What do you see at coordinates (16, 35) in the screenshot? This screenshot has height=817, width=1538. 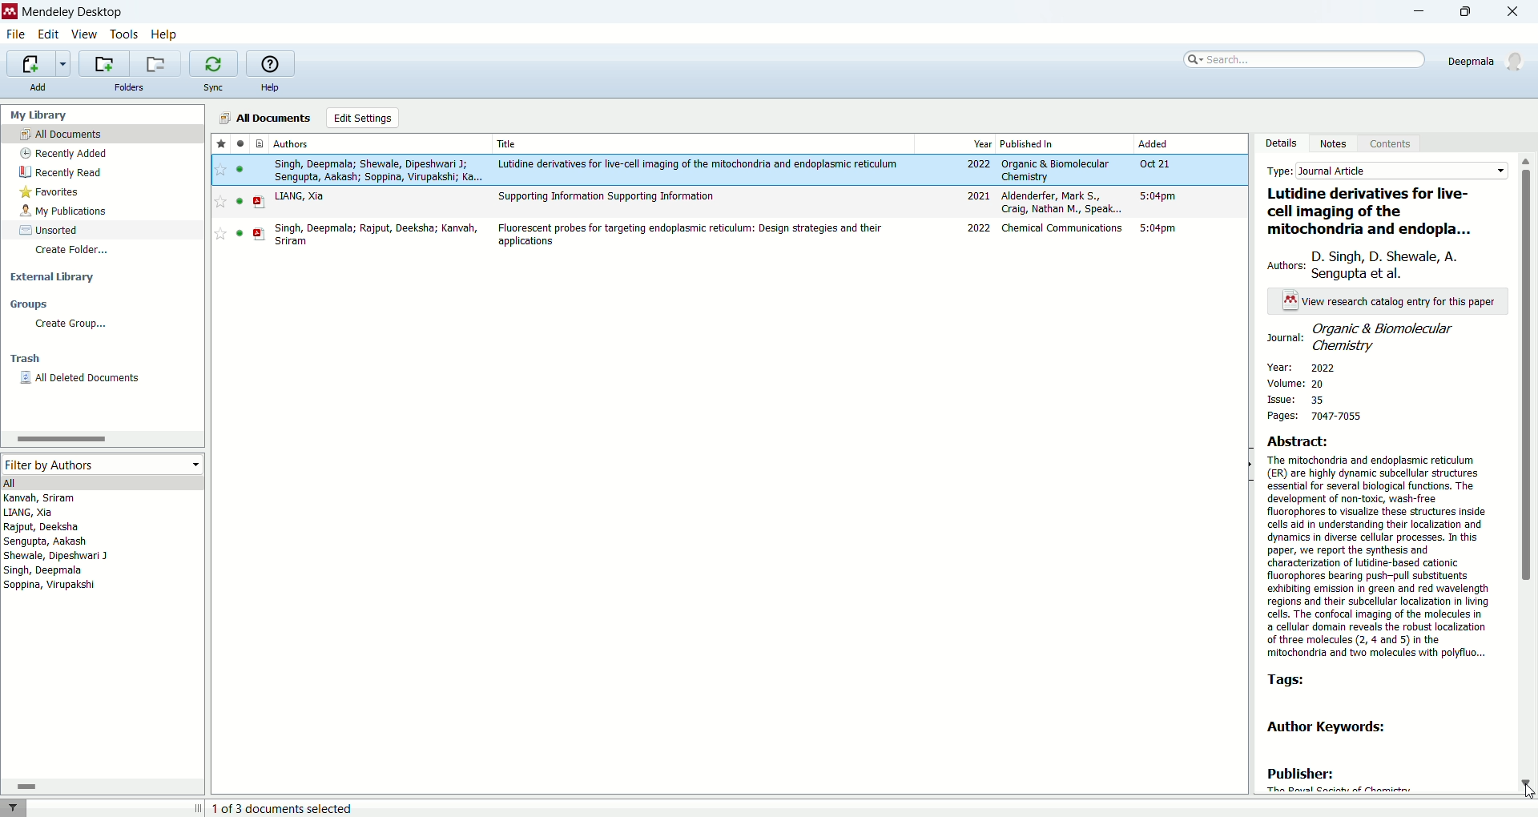 I see `file` at bounding box center [16, 35].